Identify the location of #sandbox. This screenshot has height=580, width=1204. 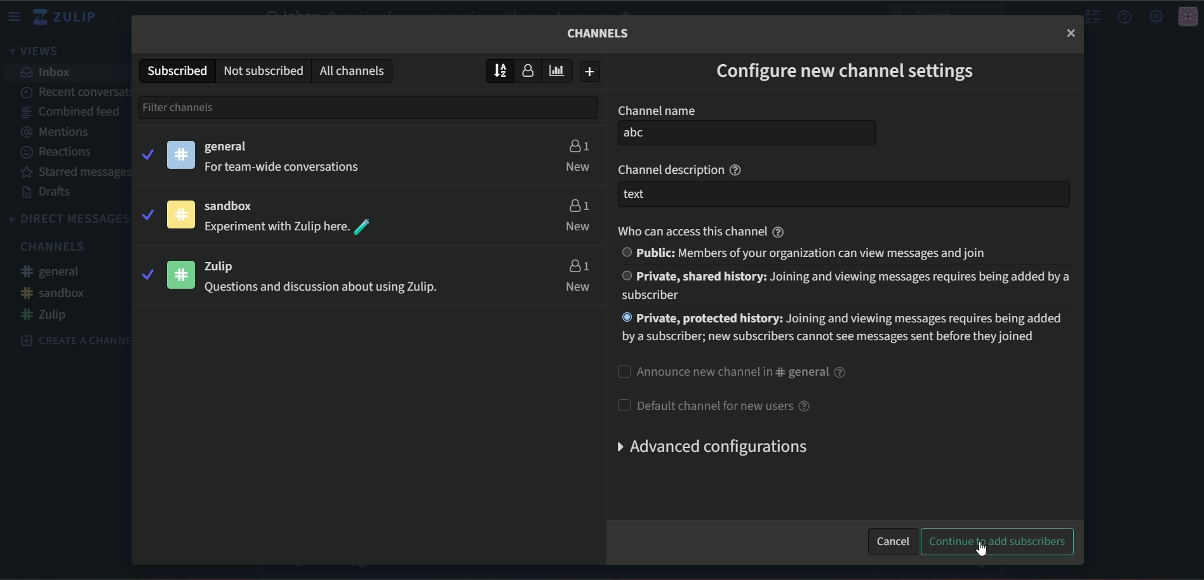
(54, 293).